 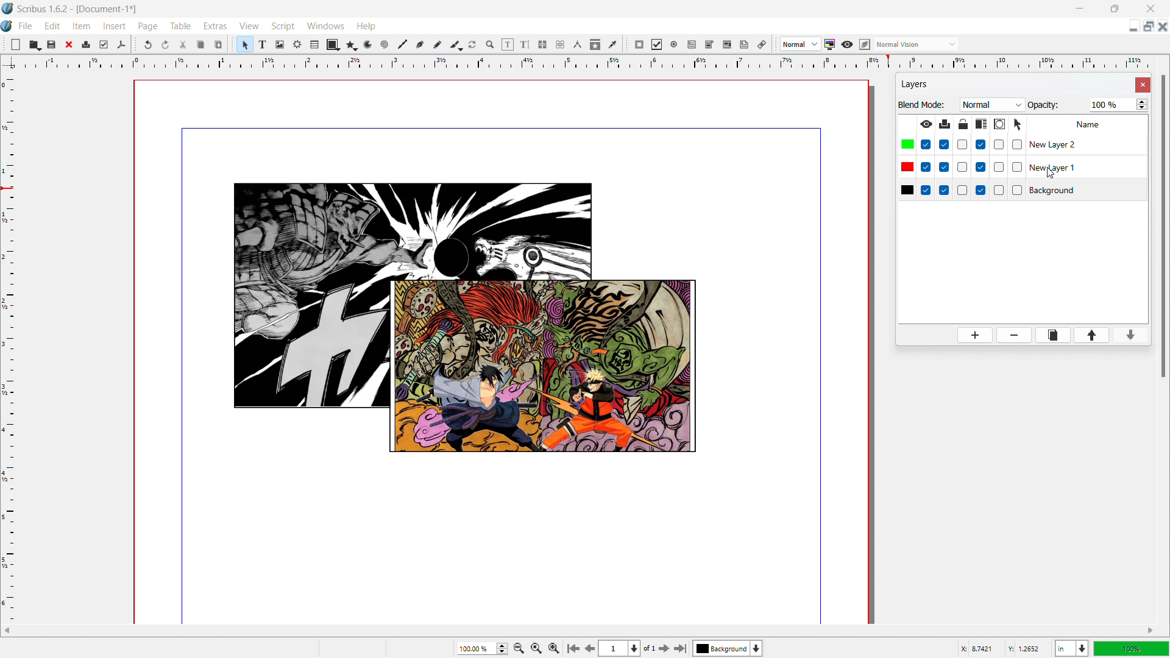 I want to click on zoom level, so click(x=1132, y=648).